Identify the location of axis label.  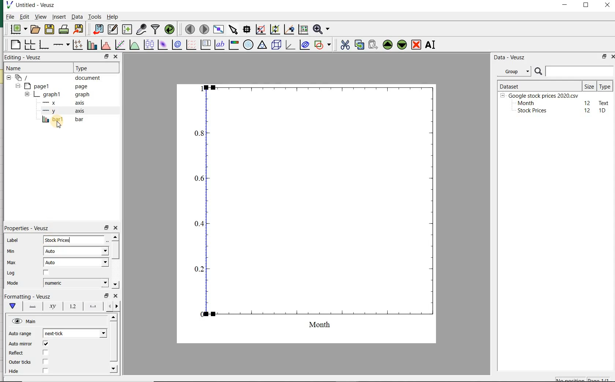
(53, 306).